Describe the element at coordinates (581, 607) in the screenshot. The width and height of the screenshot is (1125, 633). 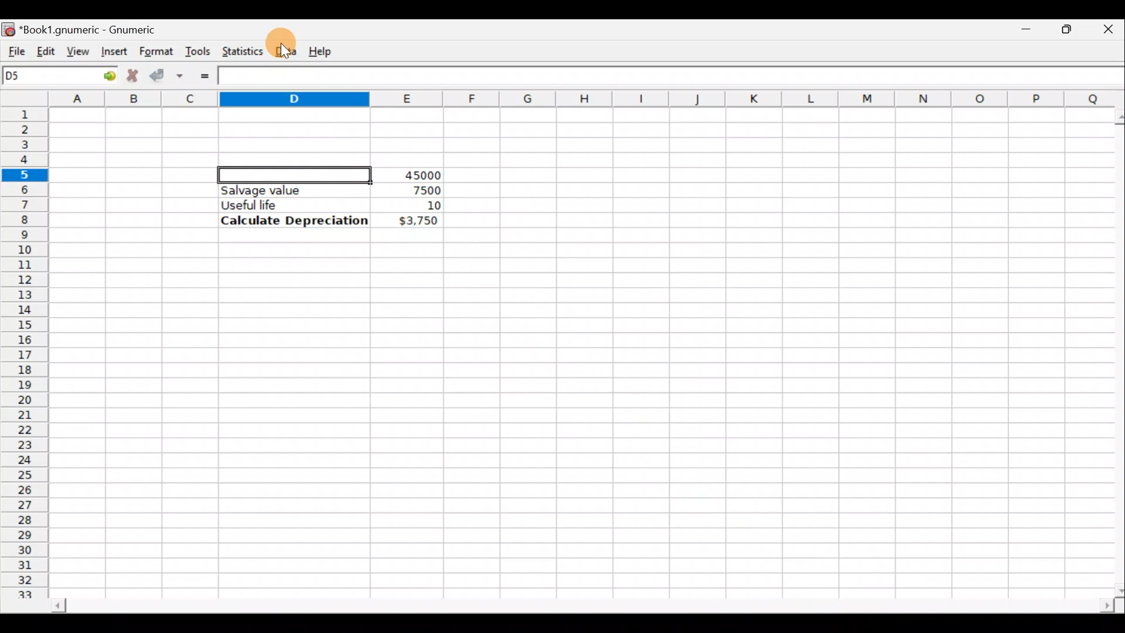
I see `Scroll bar` at that location.